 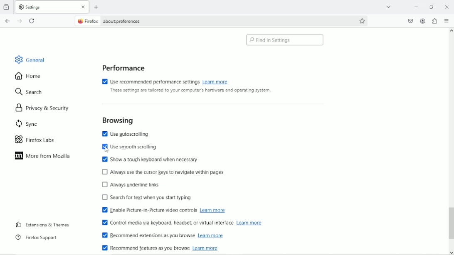 I want to click on Recommend features as you browse, so click(x=146, y=248).